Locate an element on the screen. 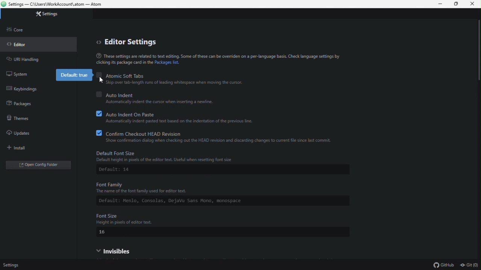 This screenshot has height=270, width=481.  Settings — C:\Users\WorkAccount\.atom — Atom is located at coordinates (54, 4).